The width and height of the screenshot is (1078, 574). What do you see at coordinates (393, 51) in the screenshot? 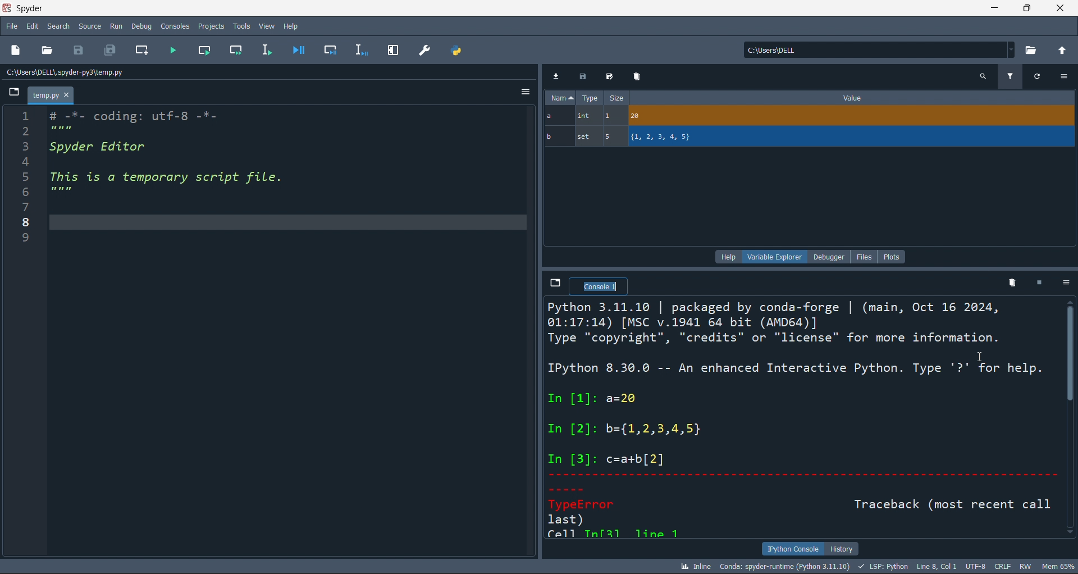
I see `expand pane` at bounding box center [393, 51].